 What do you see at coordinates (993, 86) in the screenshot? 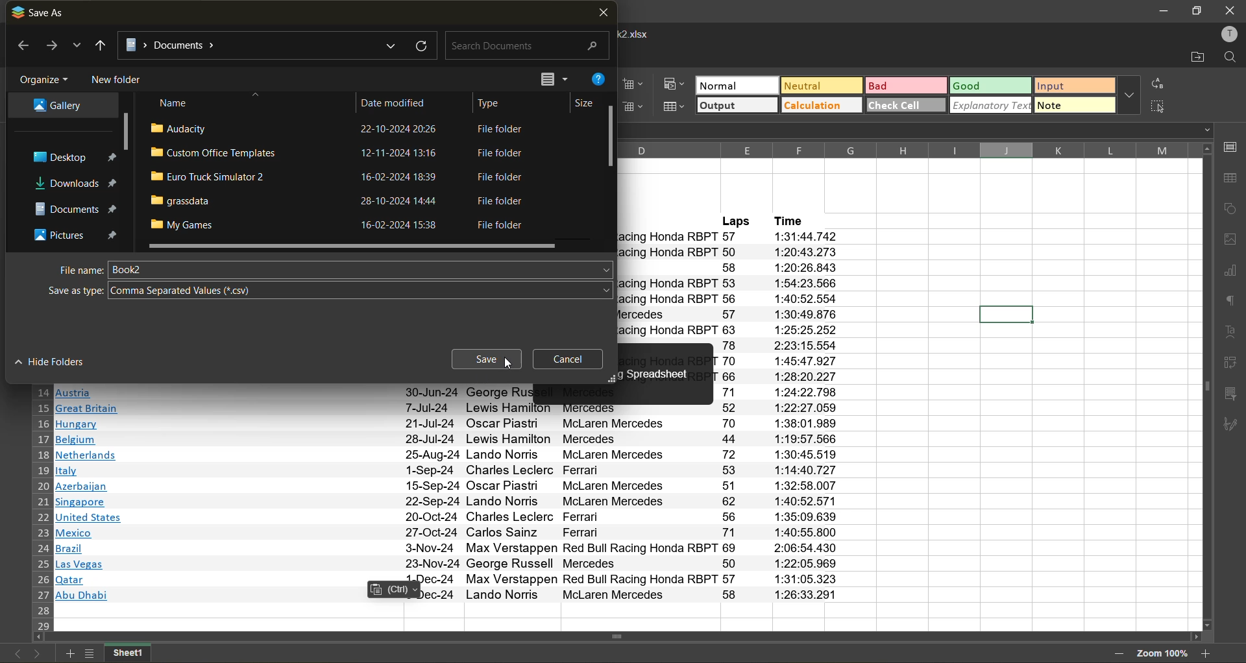
I see `good` at bounding box center [993, 86].